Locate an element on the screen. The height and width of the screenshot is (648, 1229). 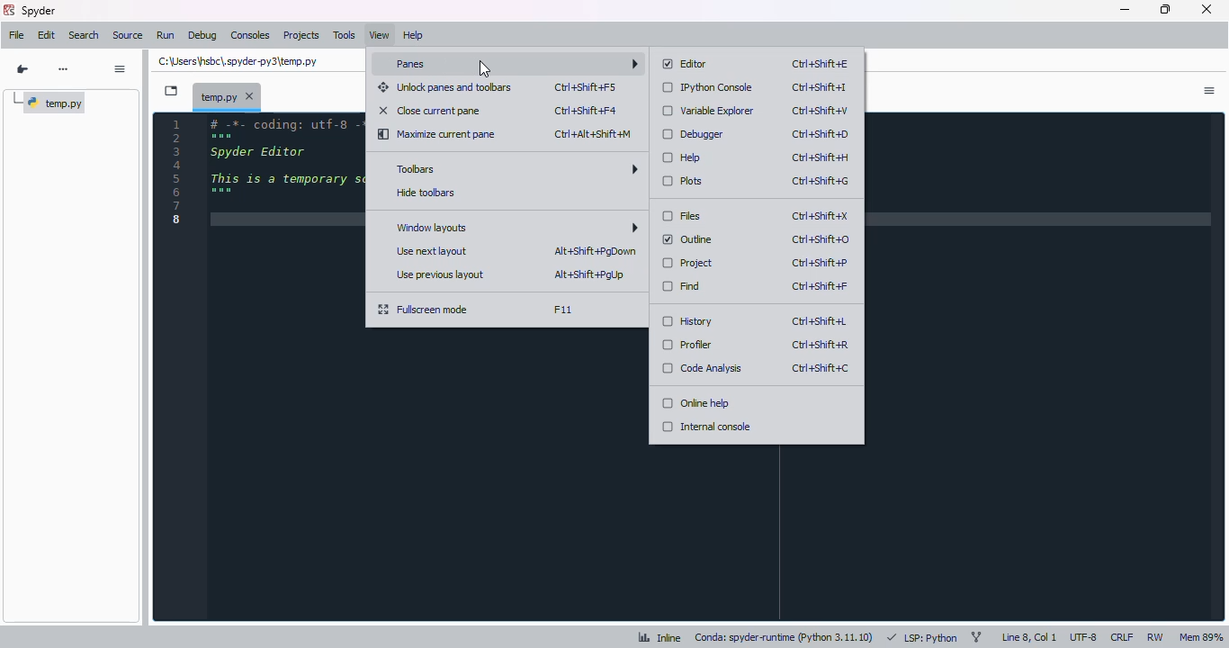
code analysis is located at coordinates (701, 368).